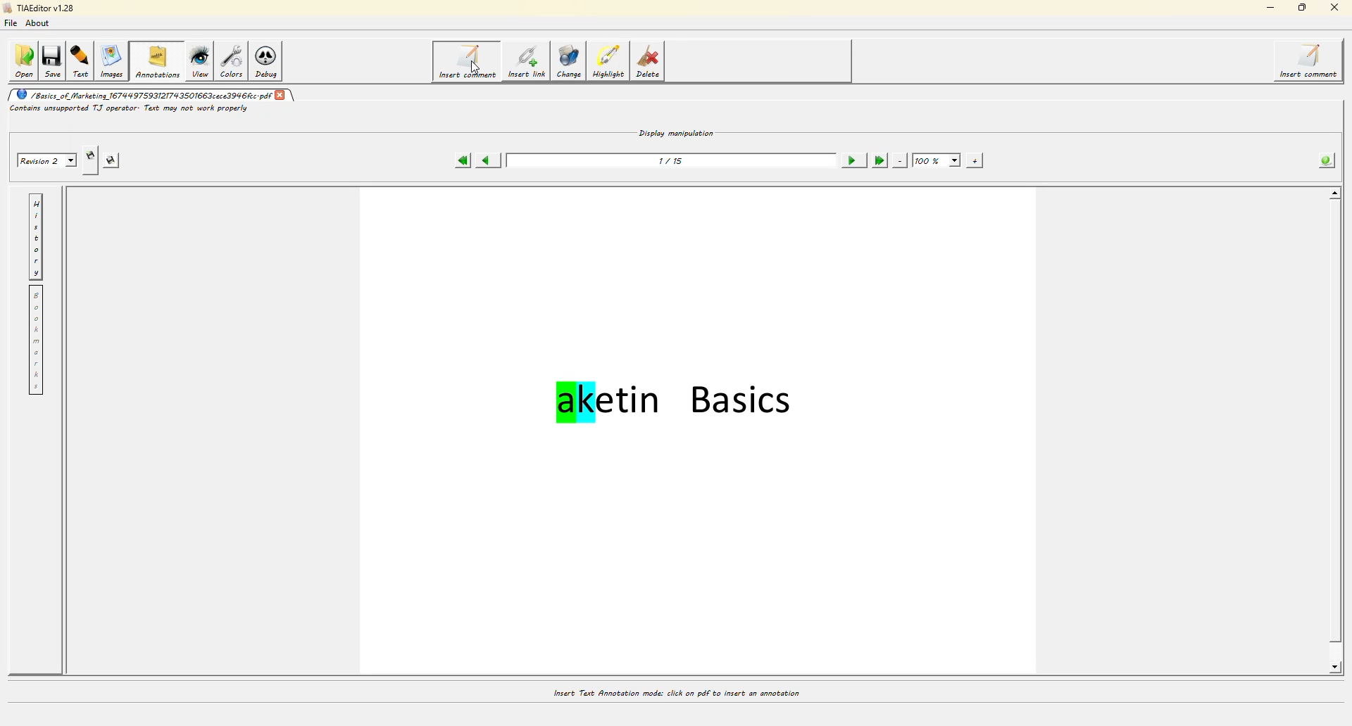  Describe the element at coordinates (41, 23) in the screenshot. I see `about` at that location.